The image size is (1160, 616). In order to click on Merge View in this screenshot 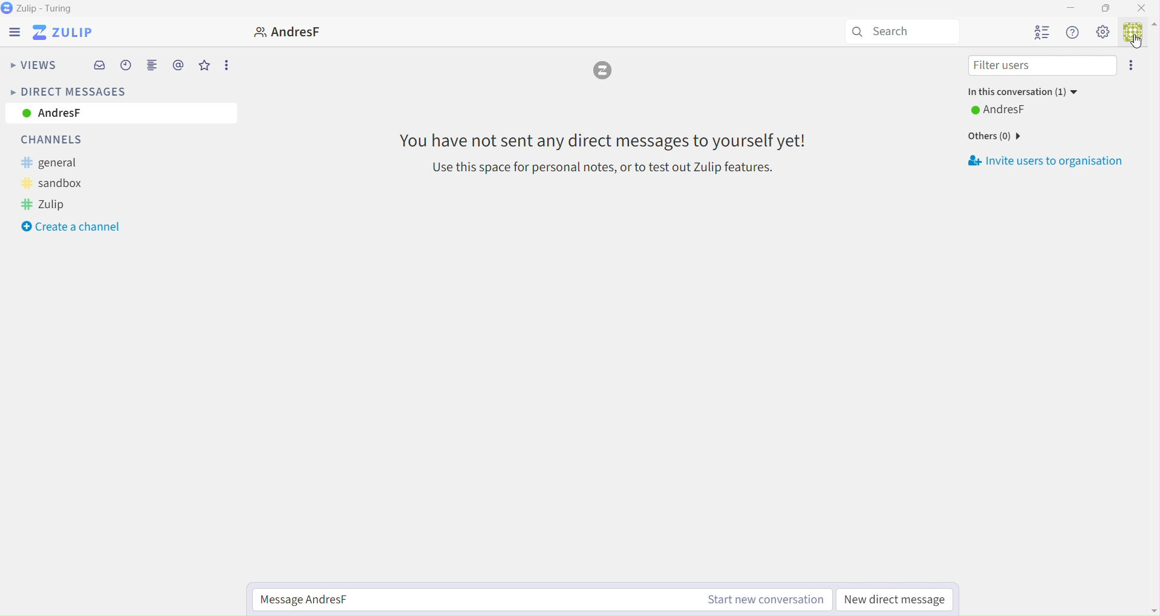, I will do `click(152, 67)`.